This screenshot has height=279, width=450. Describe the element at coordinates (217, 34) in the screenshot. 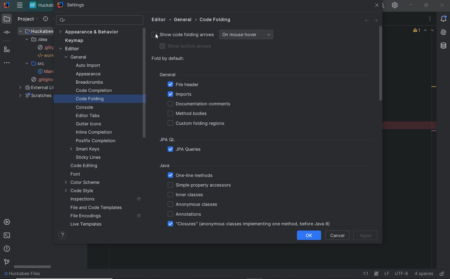

I see `show code folding arrows` at that location.